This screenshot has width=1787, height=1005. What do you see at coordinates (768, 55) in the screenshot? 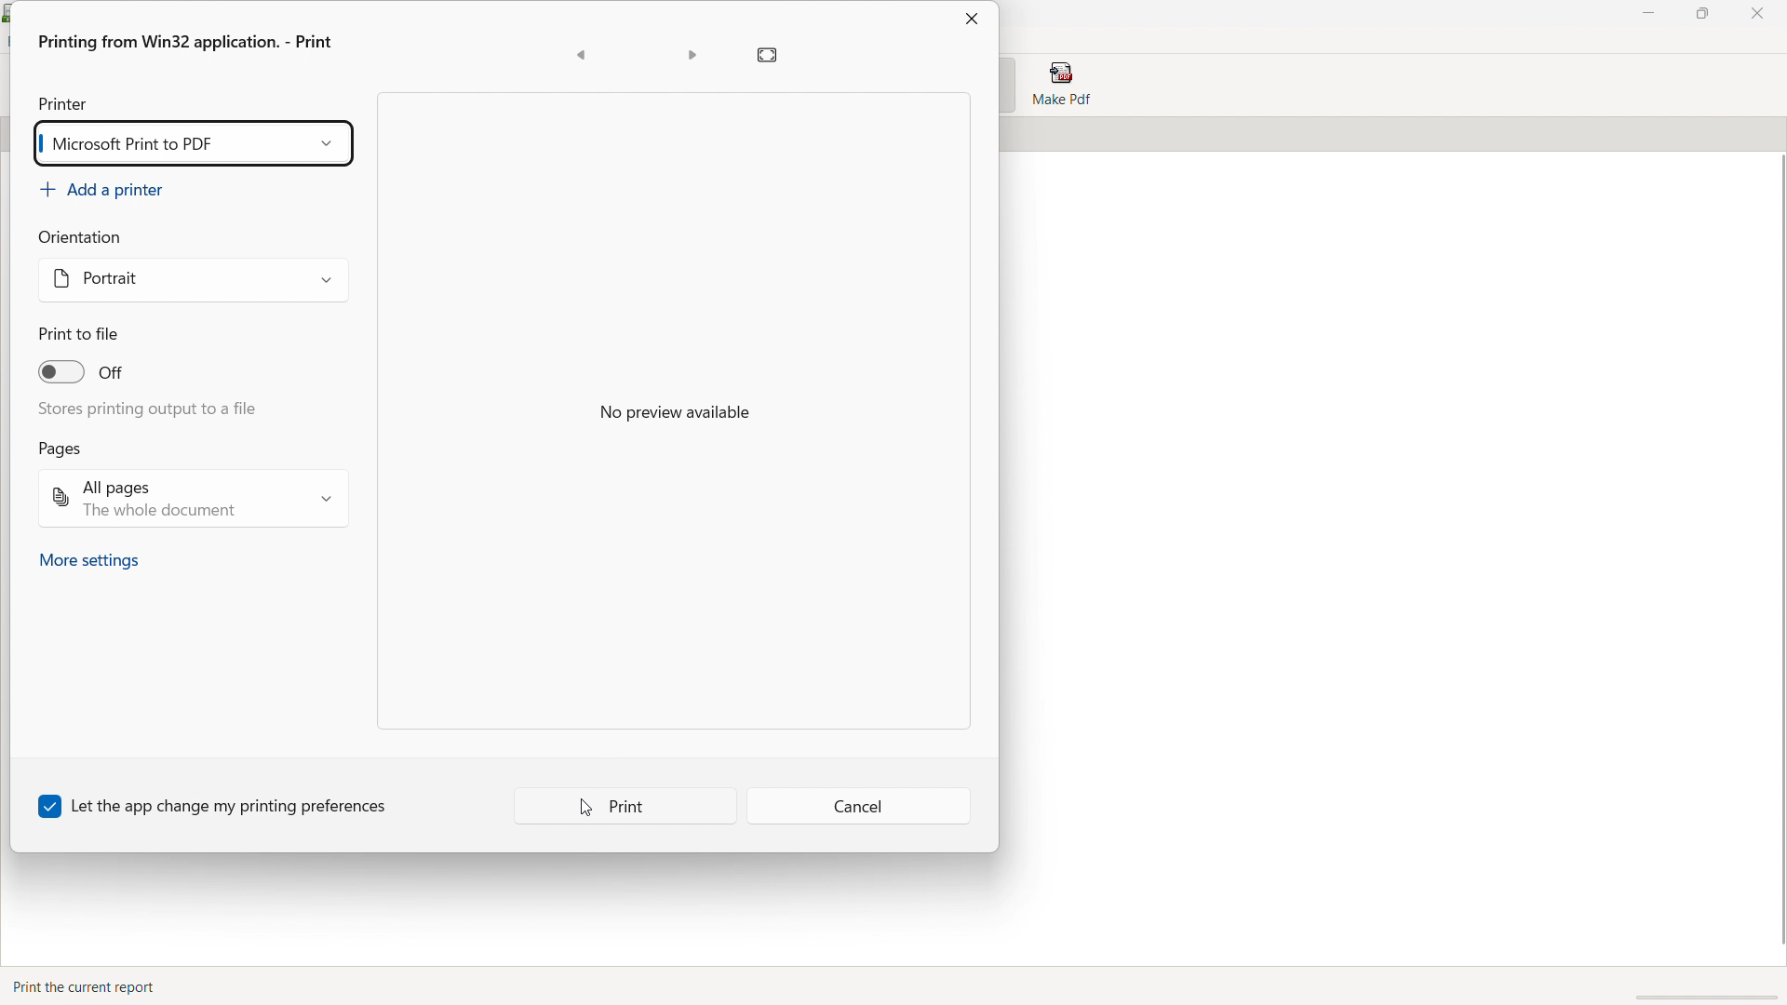
I see `reset preview zoom` at bounding box center [768, 55].